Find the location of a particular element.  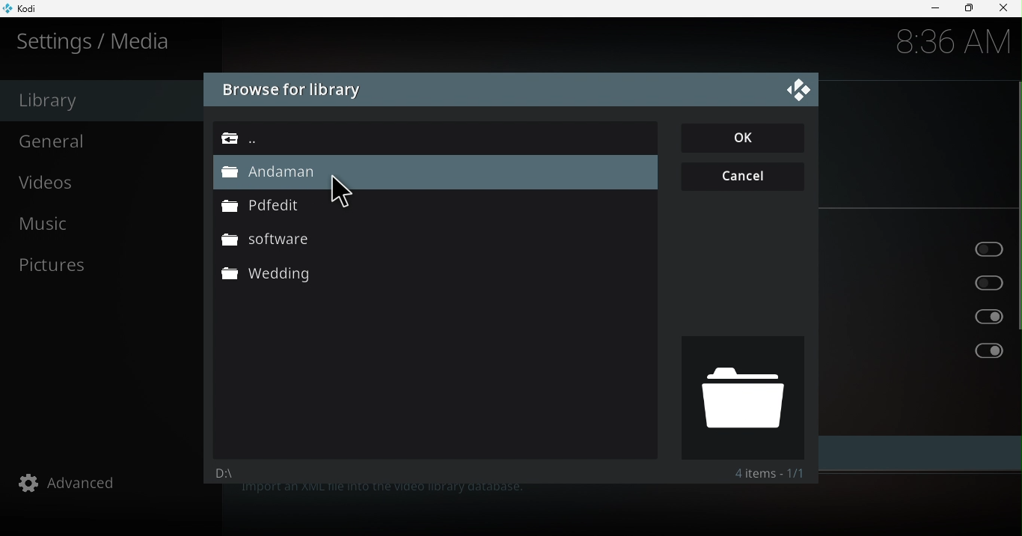

Ignore different video versions on scan is located at coordinates (922, 317).